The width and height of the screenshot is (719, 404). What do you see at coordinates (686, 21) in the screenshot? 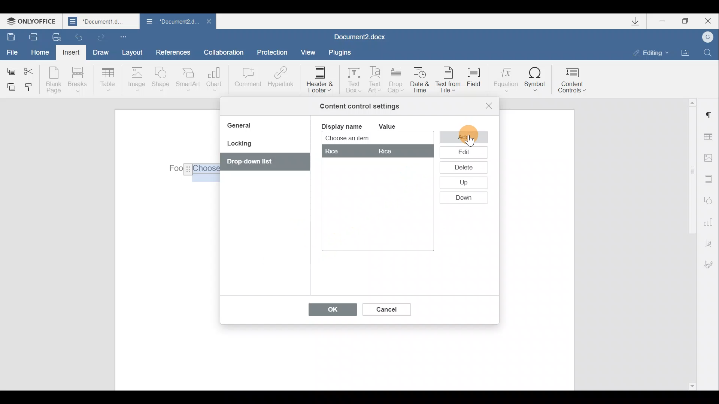
I see `Maximize` at bounding box center [686, 21].